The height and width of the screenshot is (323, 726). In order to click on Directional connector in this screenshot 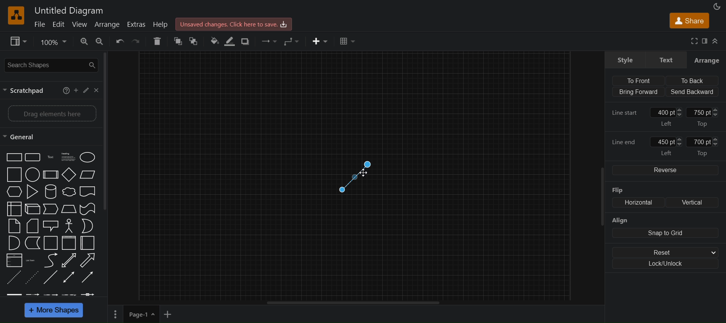, I will do `click(88, 278)`.